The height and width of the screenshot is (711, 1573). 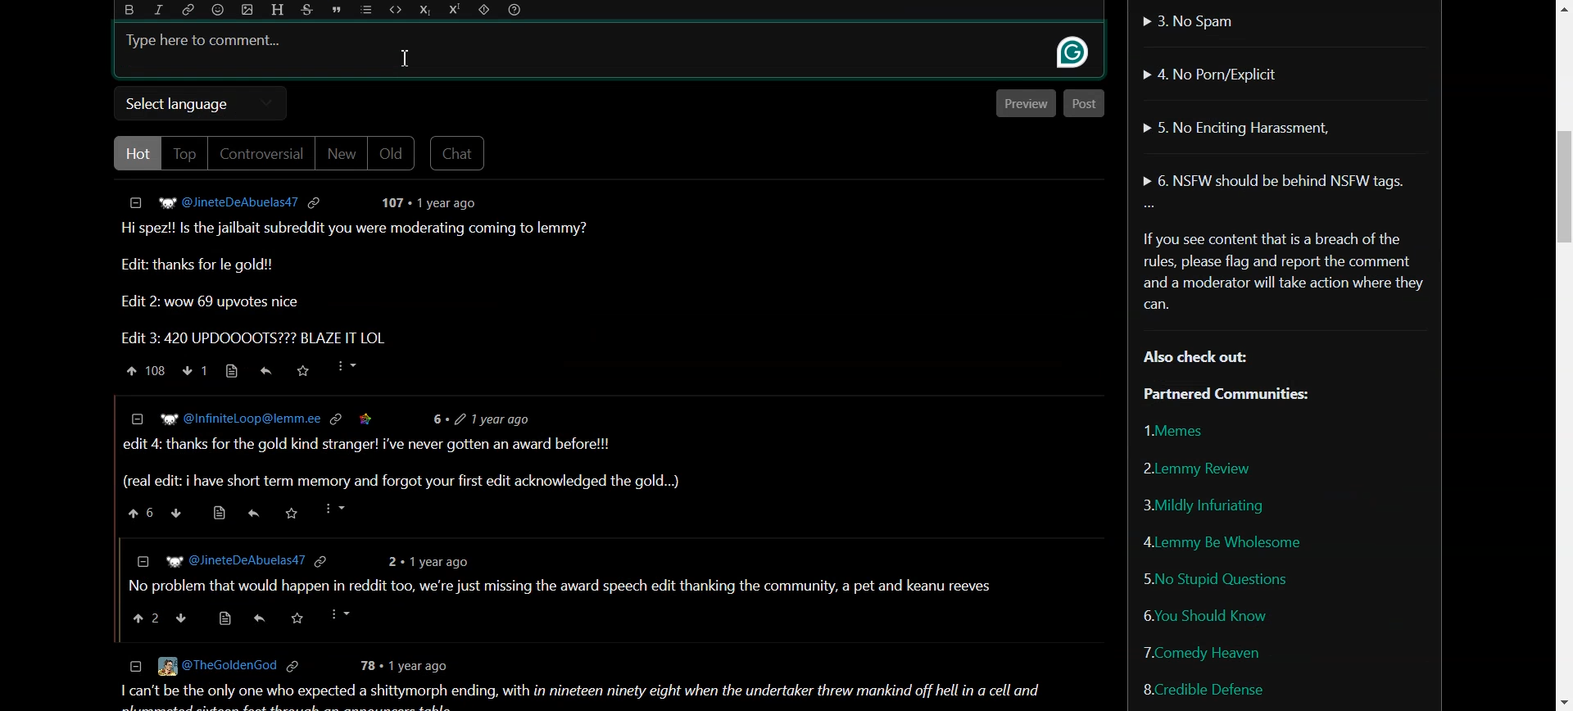 I want to click on Preview, so click(x=1025, y=103).